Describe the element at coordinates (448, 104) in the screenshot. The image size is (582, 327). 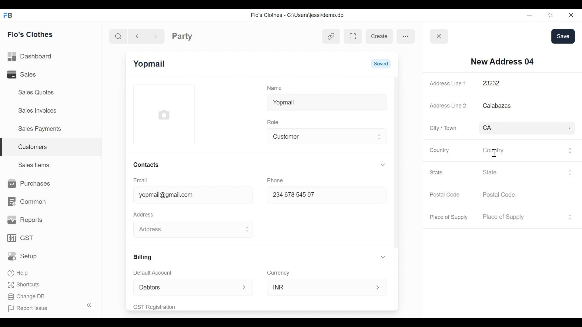
I see `Address Line 2` at that location.